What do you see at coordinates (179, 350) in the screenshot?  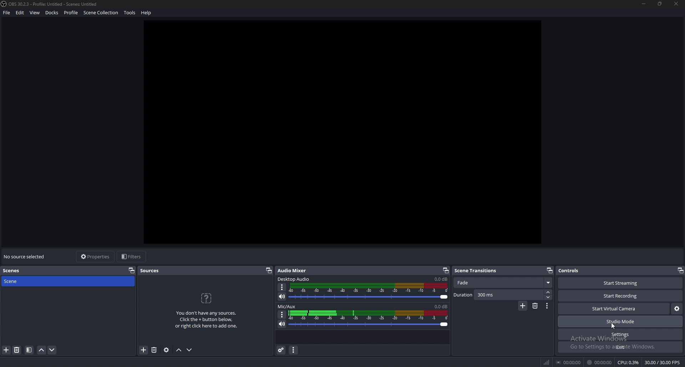 I see `Move sources up` at bounding box center [179, 350].